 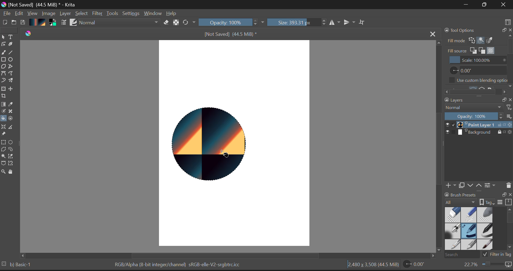 What do you see at coordinates (53, 23) in the screenshot?
I see `Colors in use` at bounding box center [53, 23].